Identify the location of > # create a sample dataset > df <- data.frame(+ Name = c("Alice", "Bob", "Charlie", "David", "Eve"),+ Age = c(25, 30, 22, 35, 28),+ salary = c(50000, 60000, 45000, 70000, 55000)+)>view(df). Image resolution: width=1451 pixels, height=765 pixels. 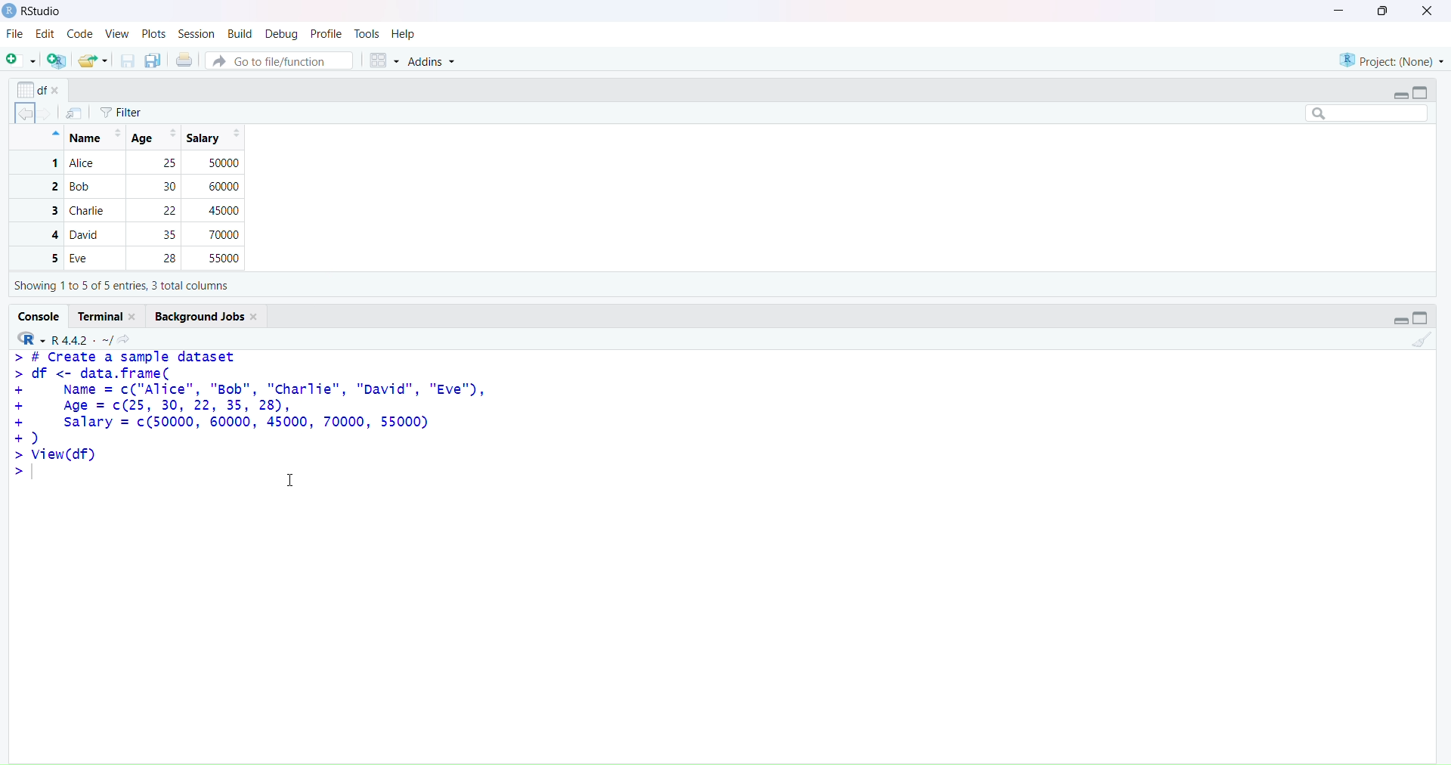
(261, 413).